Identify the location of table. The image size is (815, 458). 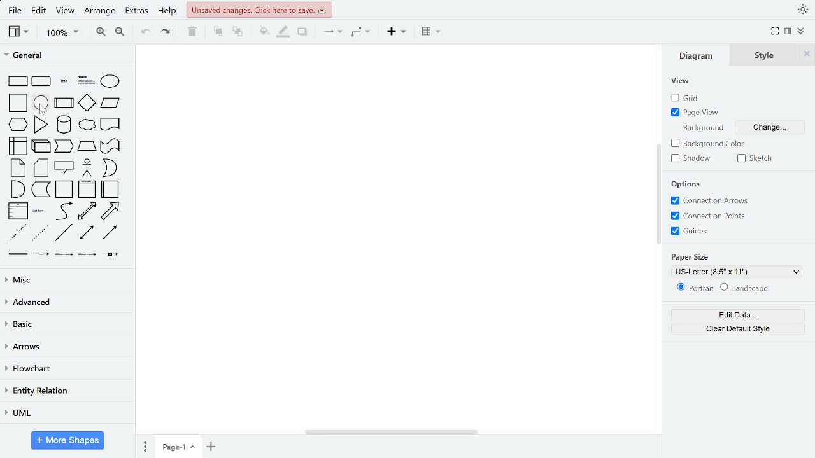
(432, 32).